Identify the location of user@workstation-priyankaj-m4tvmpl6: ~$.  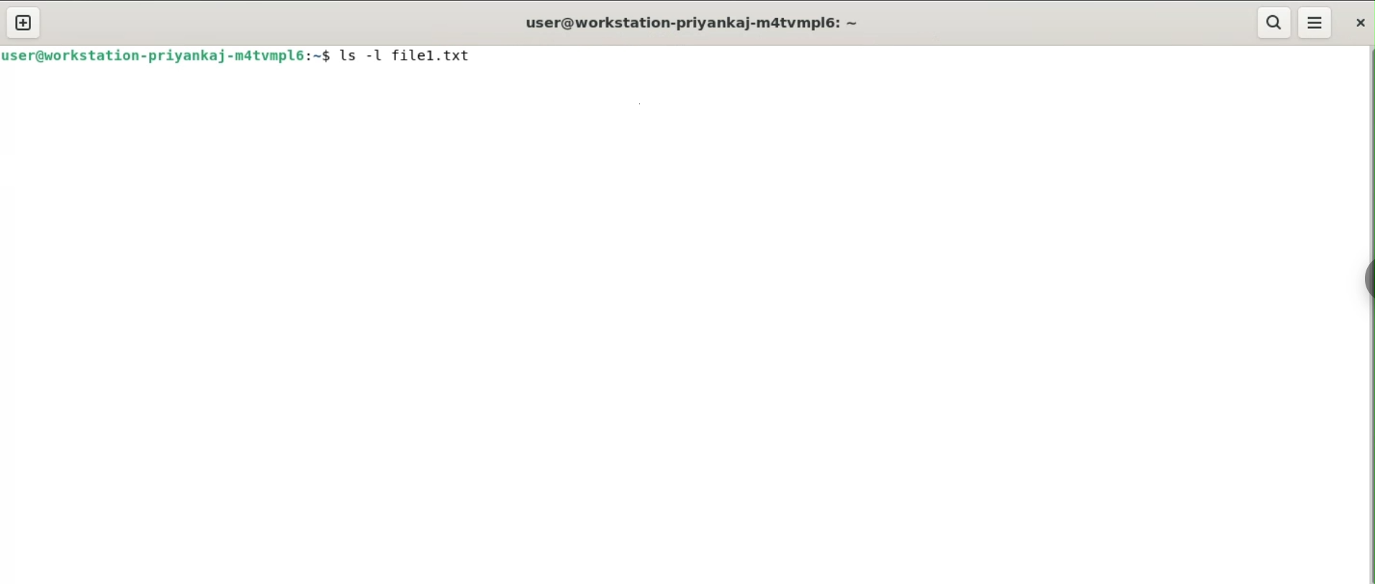
(166, 55).